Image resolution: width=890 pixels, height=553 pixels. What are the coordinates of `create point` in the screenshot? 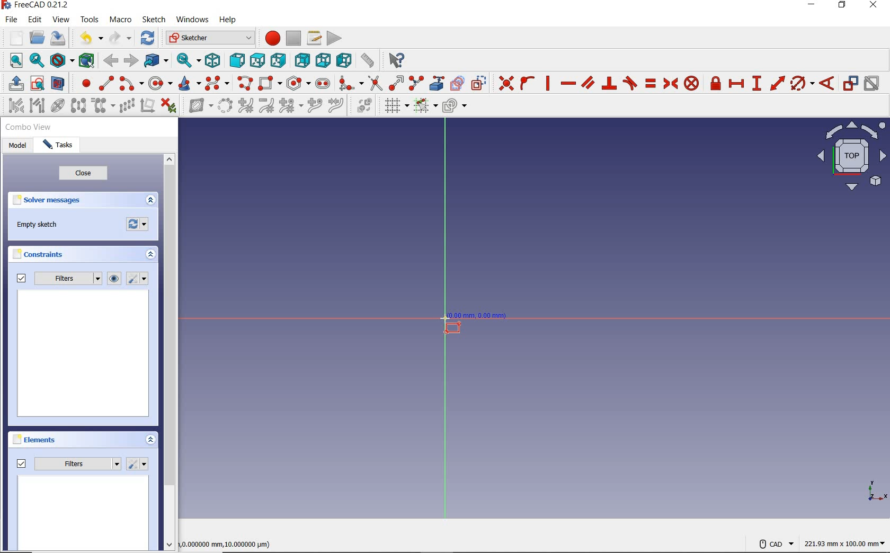 It's located at (82, 83).